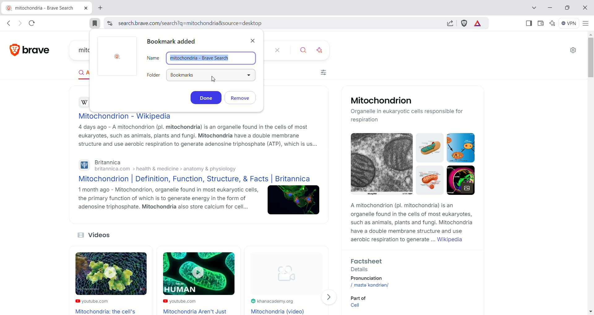  What do you see at coordinates (192, 275) in the screenshot?
I see `Video Thumbnails` at bounding box center [192, 275].